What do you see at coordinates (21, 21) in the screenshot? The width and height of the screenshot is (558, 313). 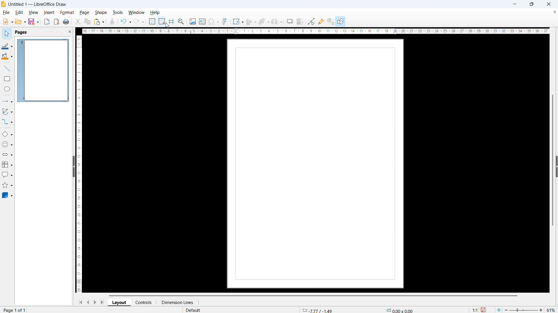 I see `open ` at bounding box center [21, 21].